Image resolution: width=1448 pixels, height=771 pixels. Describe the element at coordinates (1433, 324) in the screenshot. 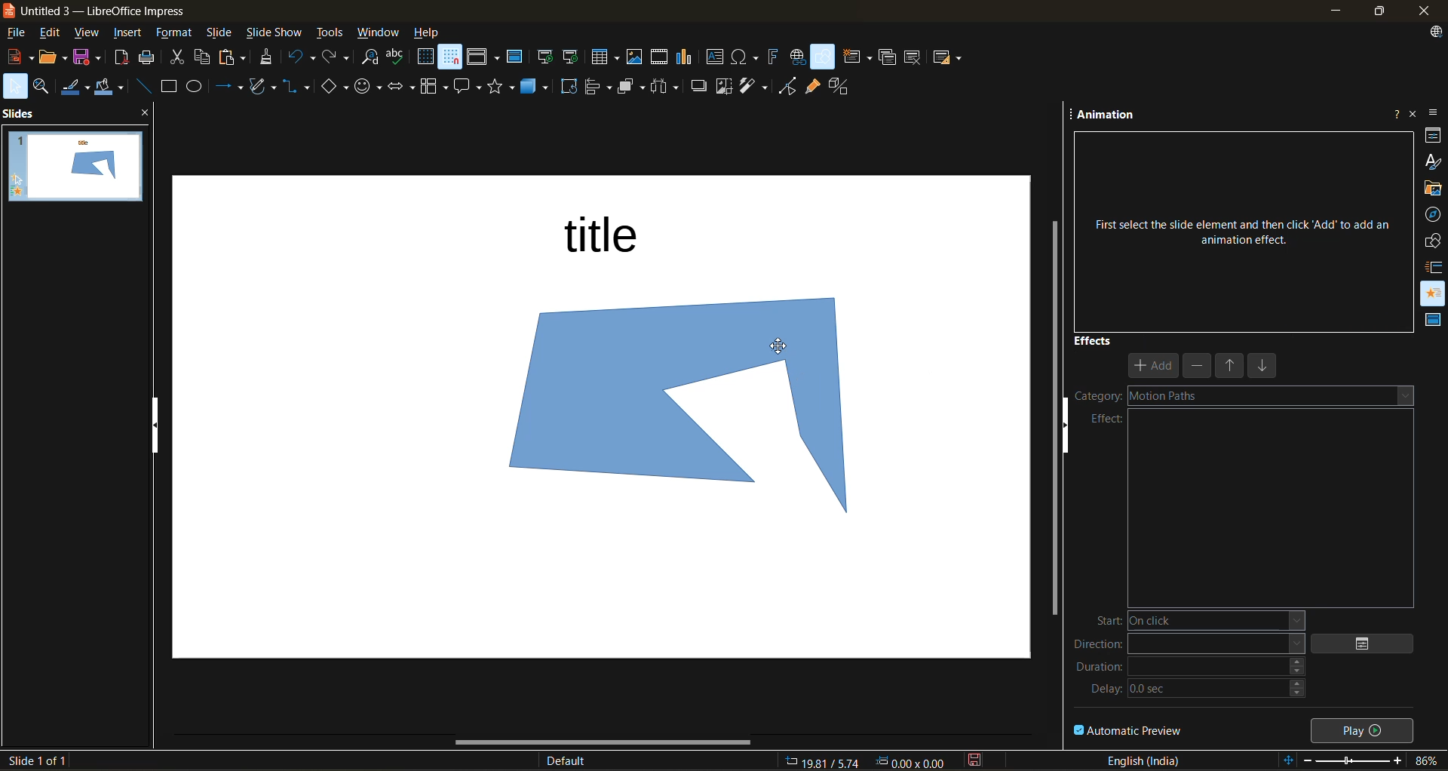

I see `master slides` at that location.